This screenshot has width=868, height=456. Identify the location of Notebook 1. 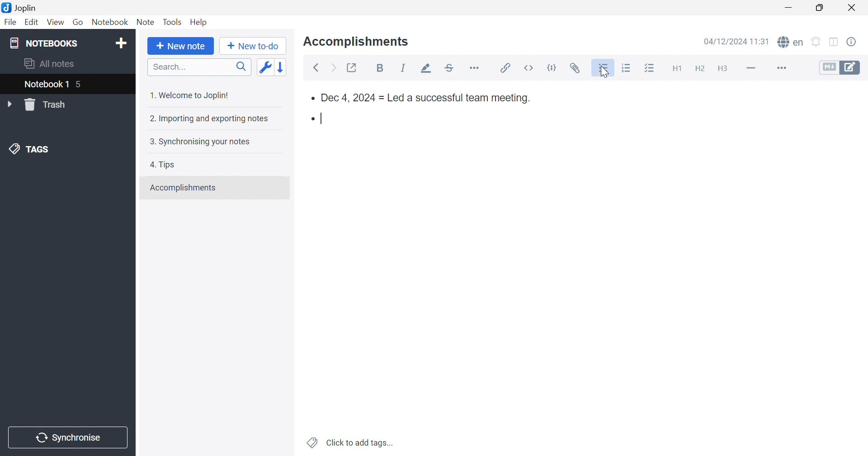
(46, 85).